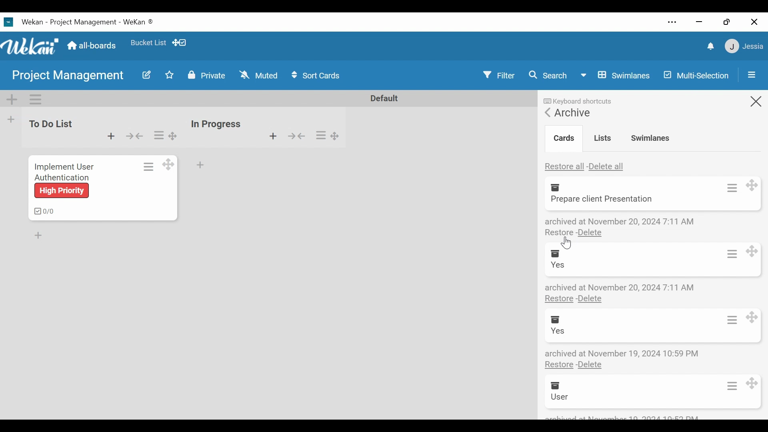 The height and width of the screenshot is (432, 768). What do you see at coordinates (60, 191) in the screenshot?
I see `high priority` at bounding box center [60, 191].